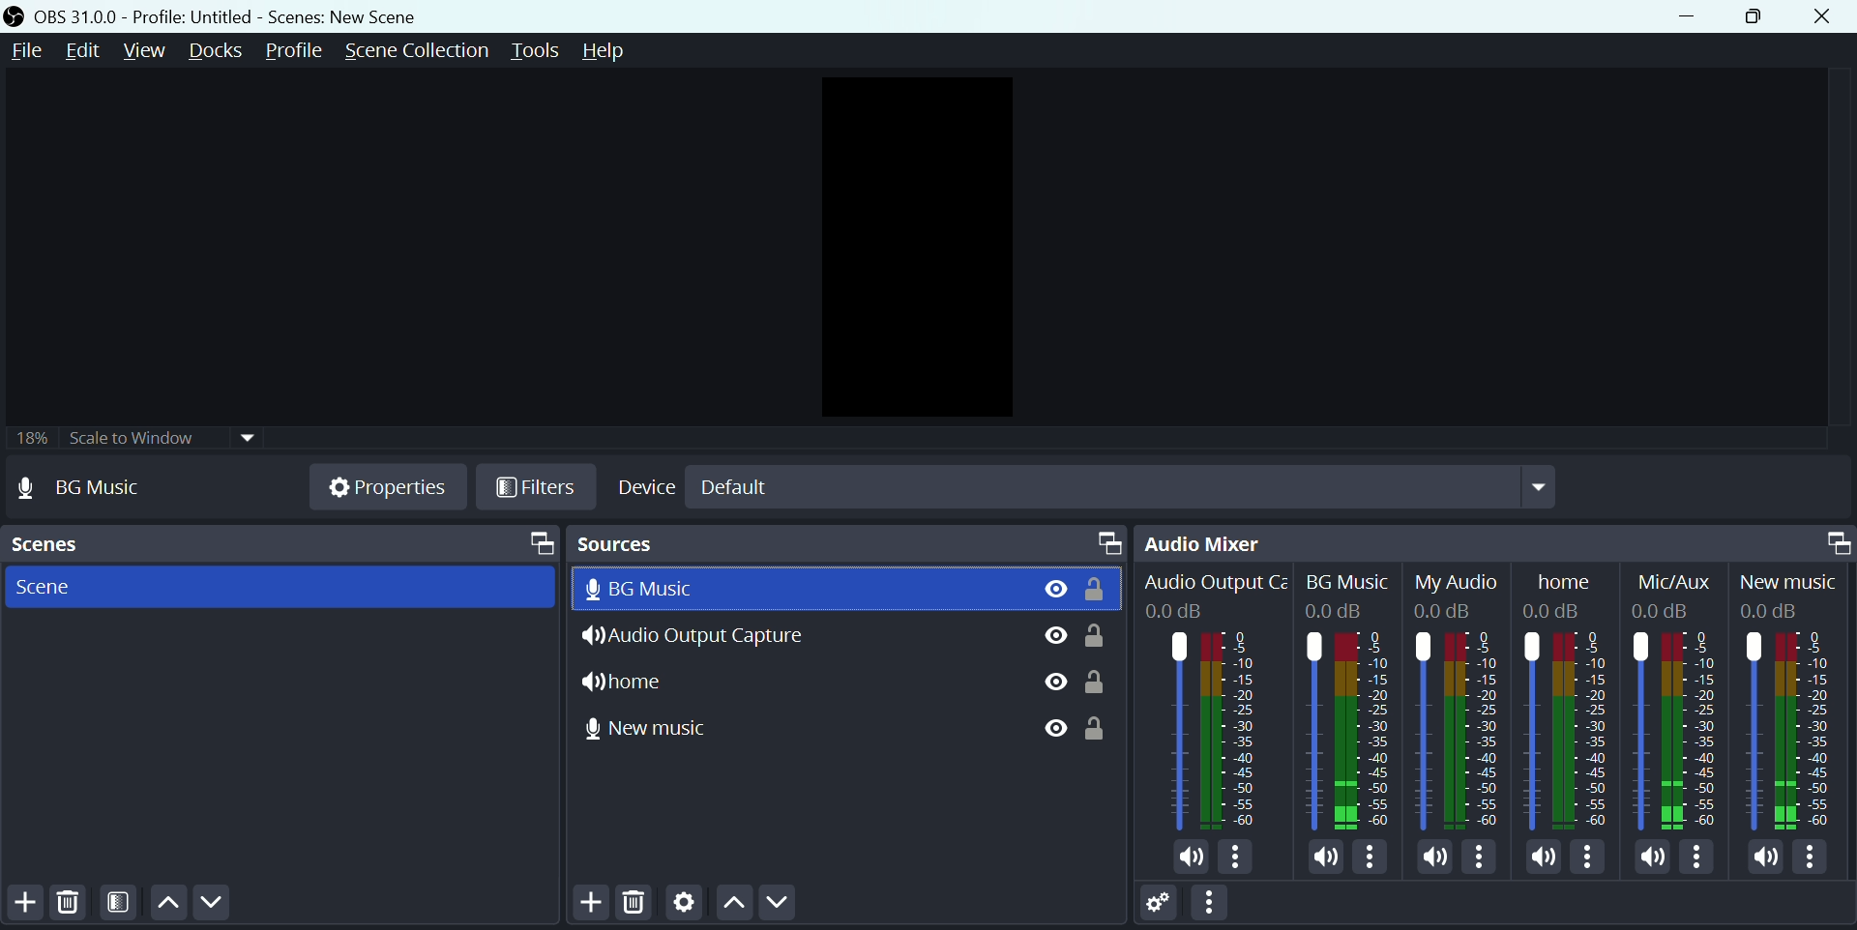 This screenshot has height=930, width=1857. Describe the element at coordinates (43, 589) in the screenshot. I see `Scene` at that location.